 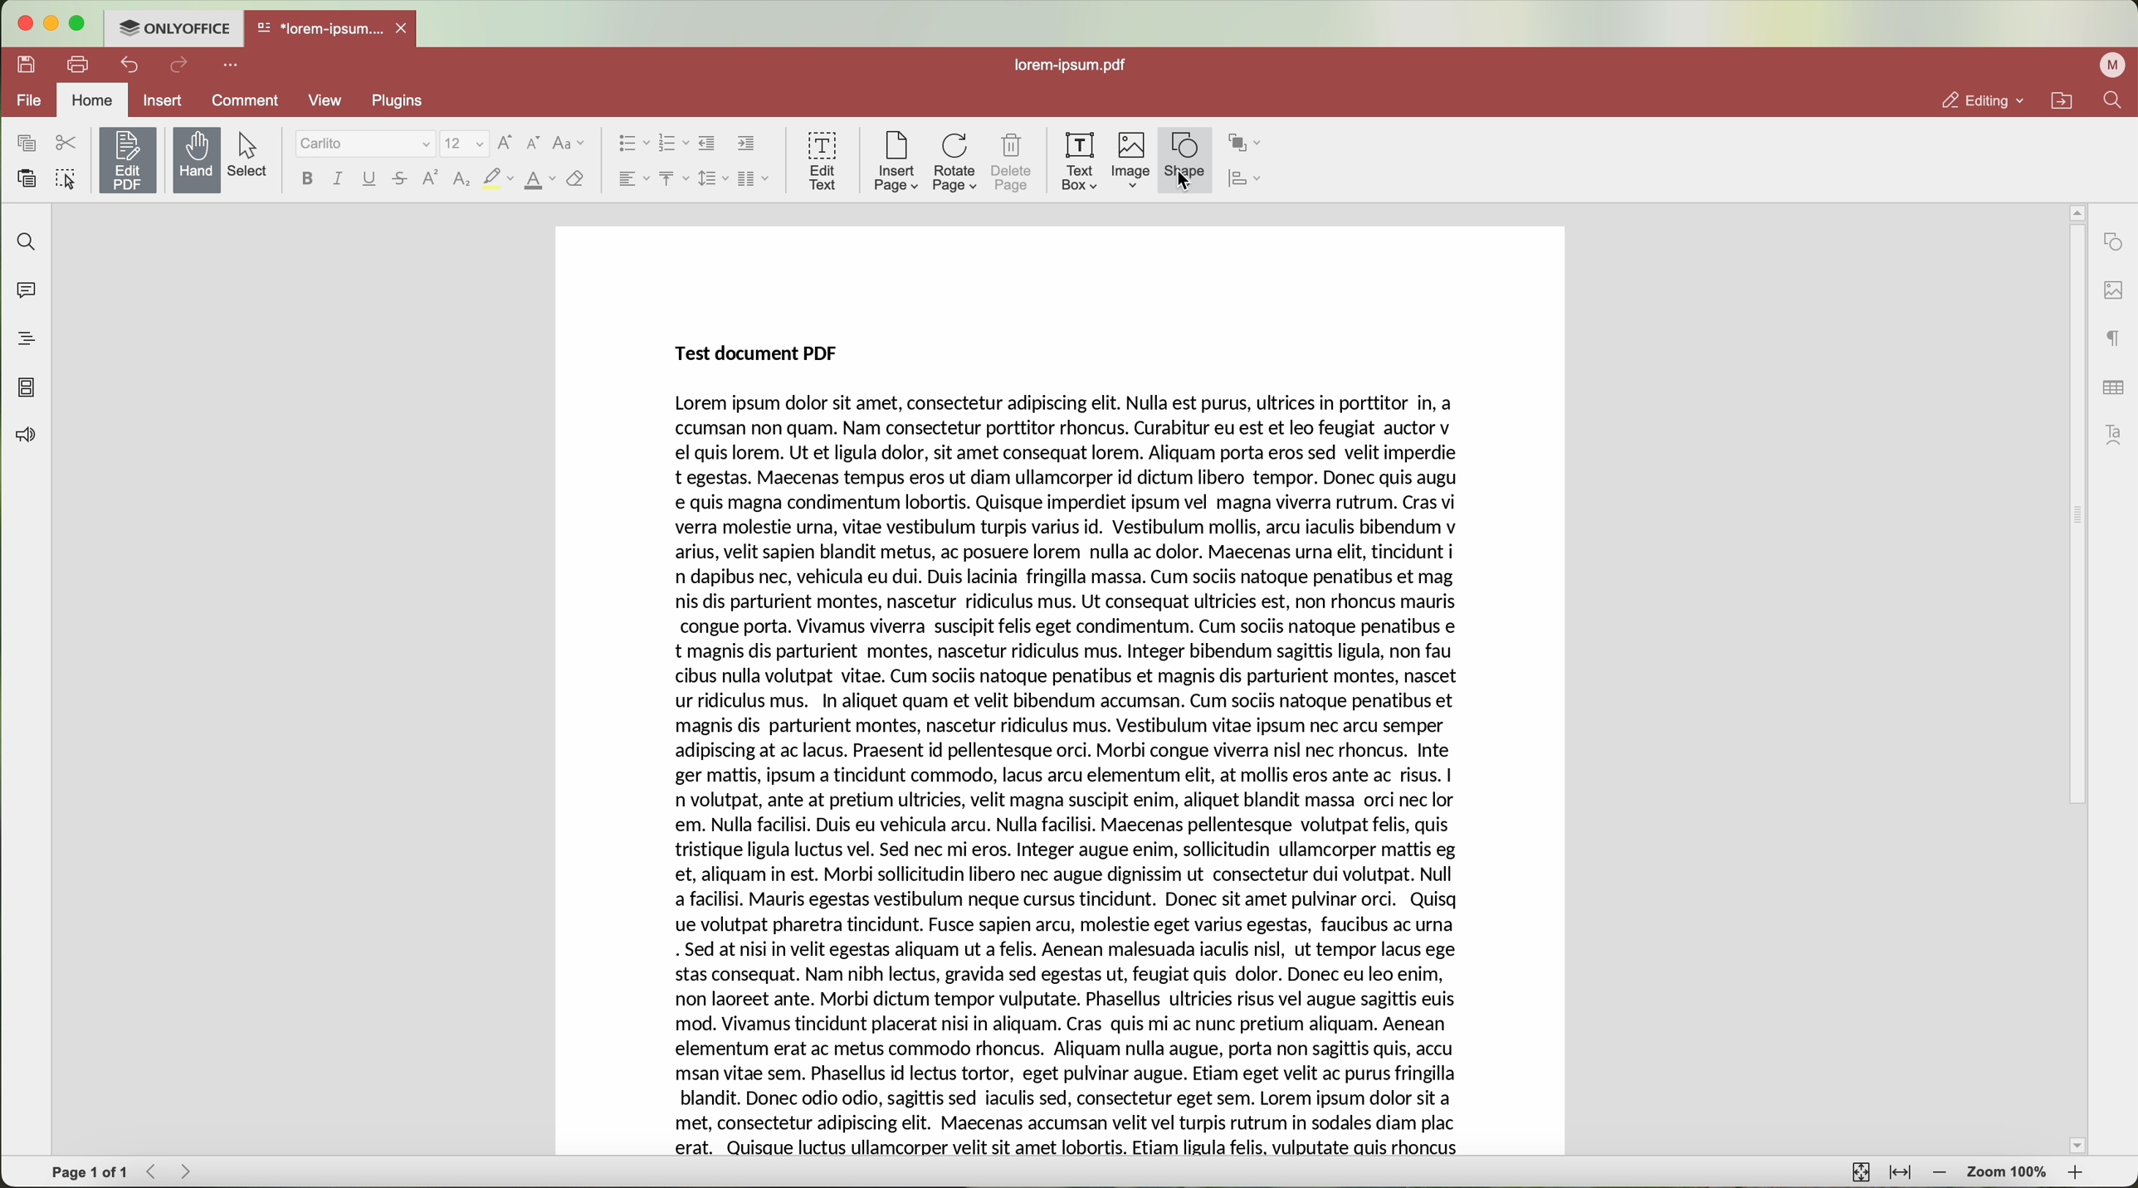 I want to click on home, so click(x=95, y=99).